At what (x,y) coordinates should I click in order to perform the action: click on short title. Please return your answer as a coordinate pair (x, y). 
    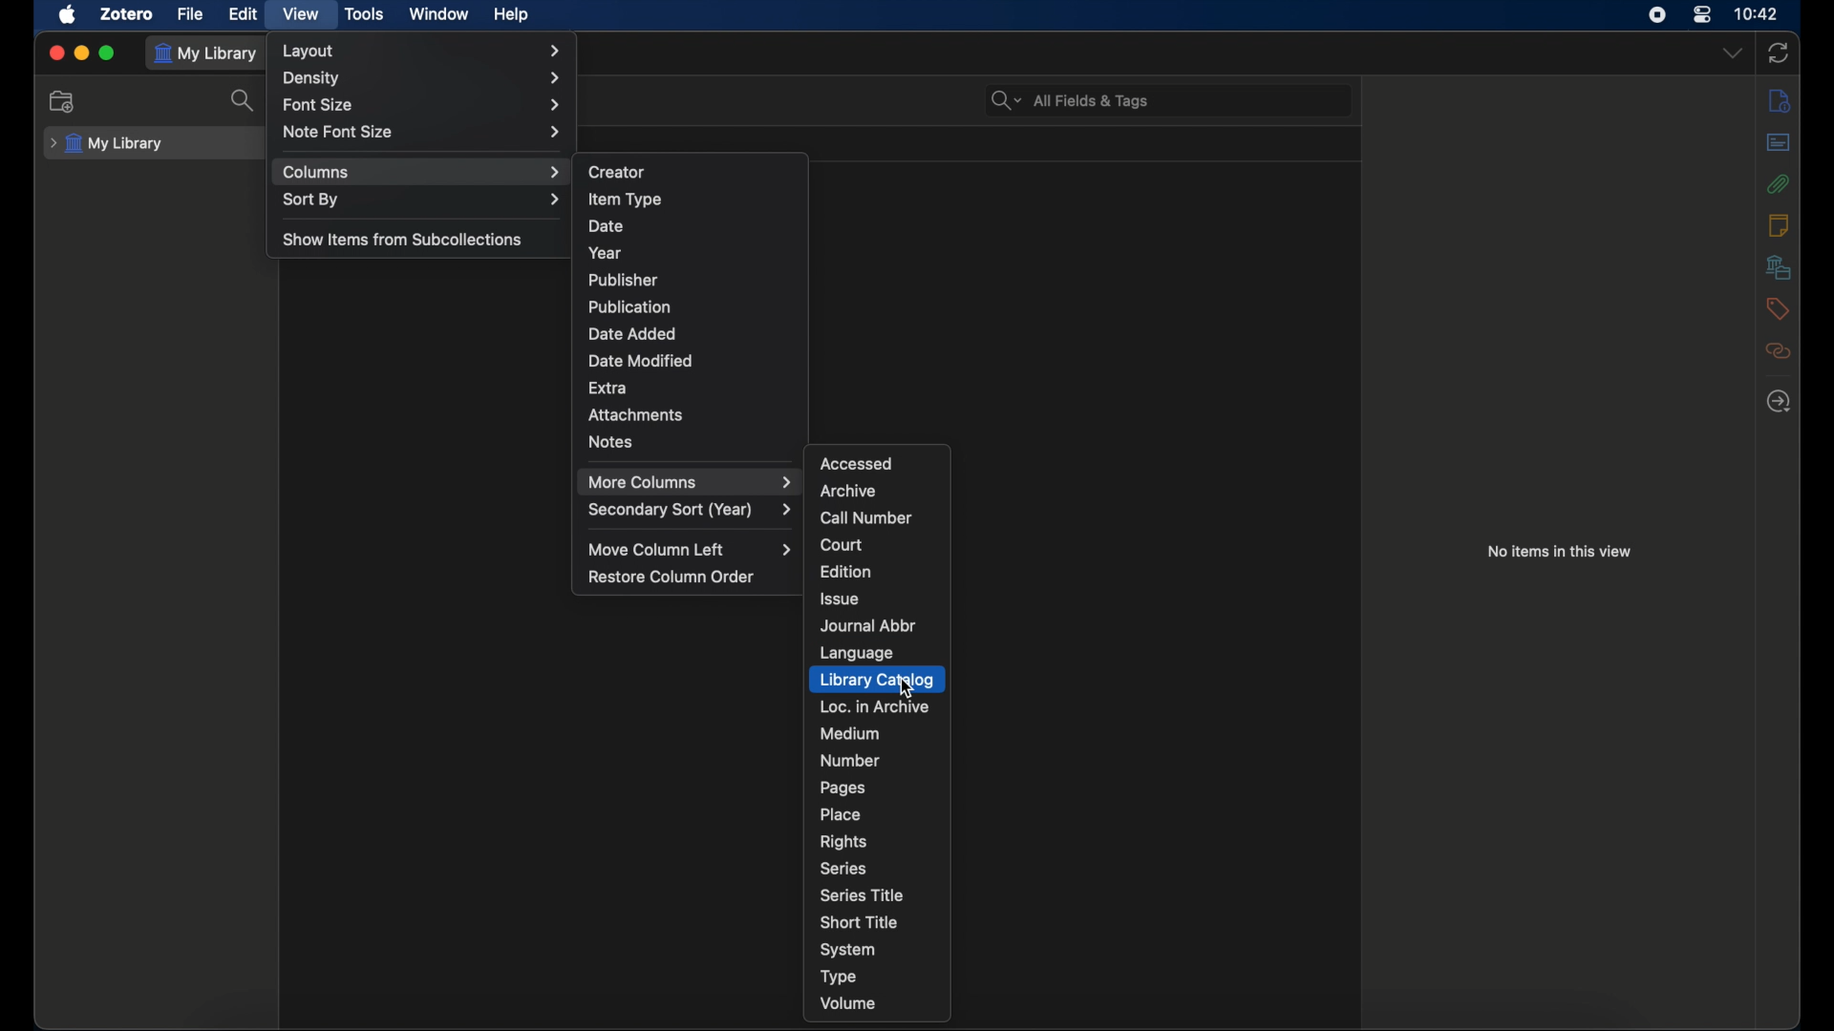
    Looking at the image, I should click on (860, 921).